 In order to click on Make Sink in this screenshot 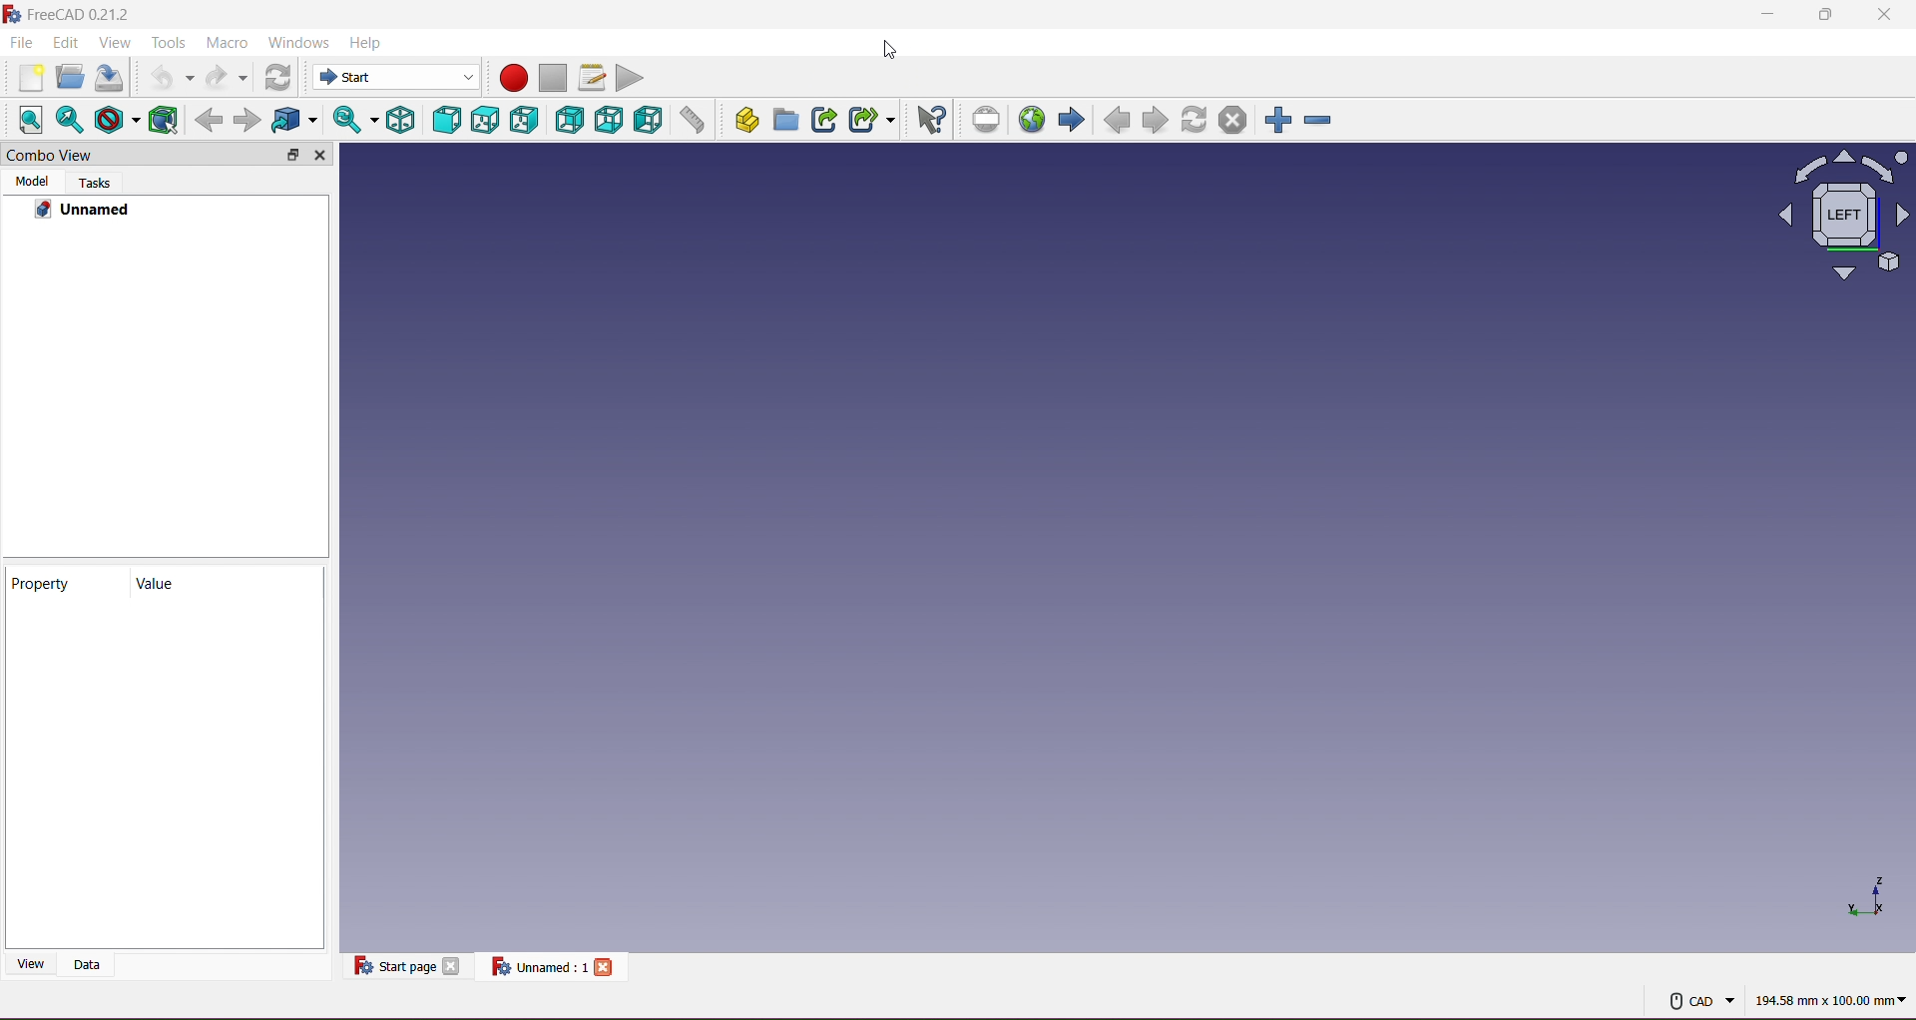, I will do `click(823, 118)`.